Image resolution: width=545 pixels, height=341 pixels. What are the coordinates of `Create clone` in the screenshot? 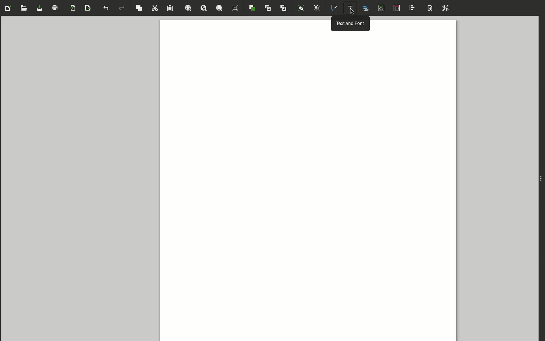 It's located at (268, 9).